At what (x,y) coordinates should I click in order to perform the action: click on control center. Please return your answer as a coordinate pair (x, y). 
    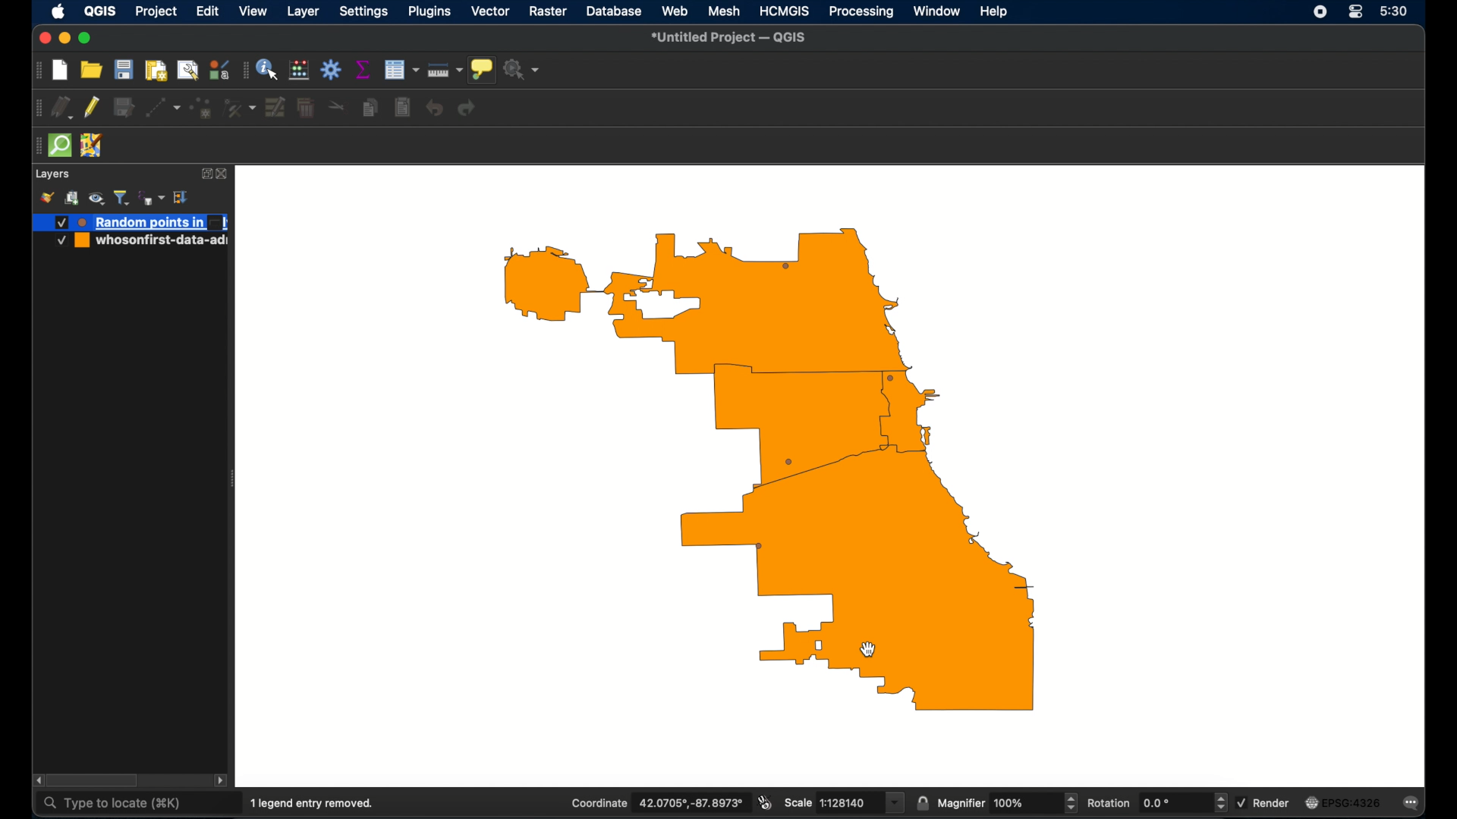
    Looking at the image, I should click on (1355, 12).